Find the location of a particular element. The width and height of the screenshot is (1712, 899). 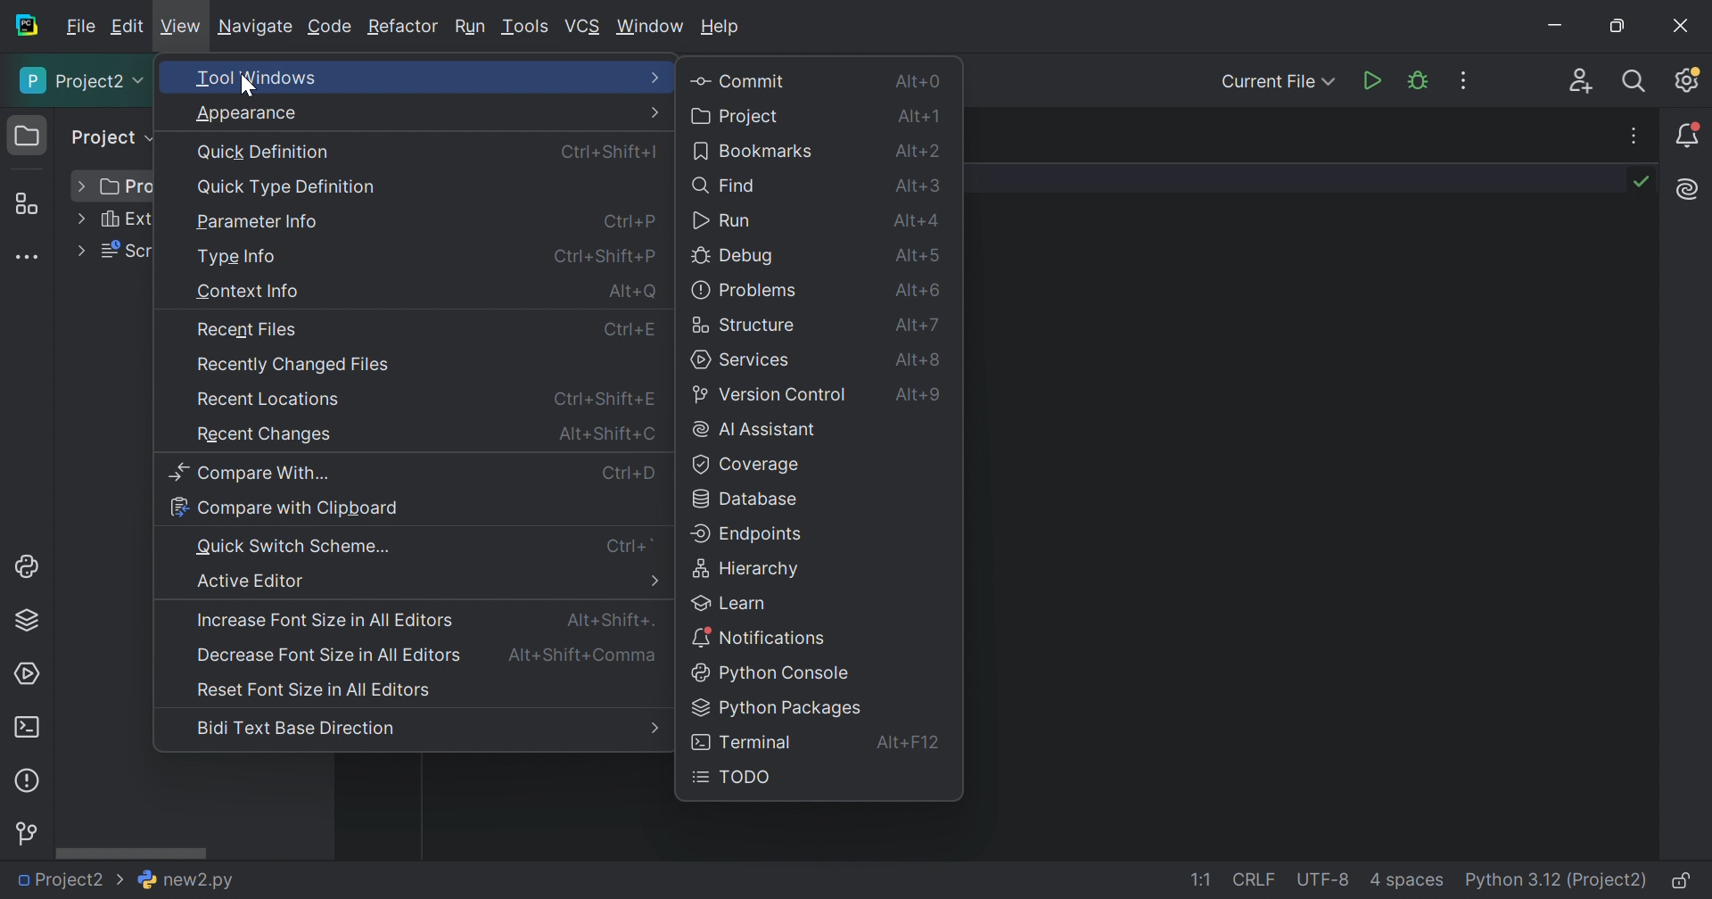

UTF-8 is located at coordinates (1324, 879).